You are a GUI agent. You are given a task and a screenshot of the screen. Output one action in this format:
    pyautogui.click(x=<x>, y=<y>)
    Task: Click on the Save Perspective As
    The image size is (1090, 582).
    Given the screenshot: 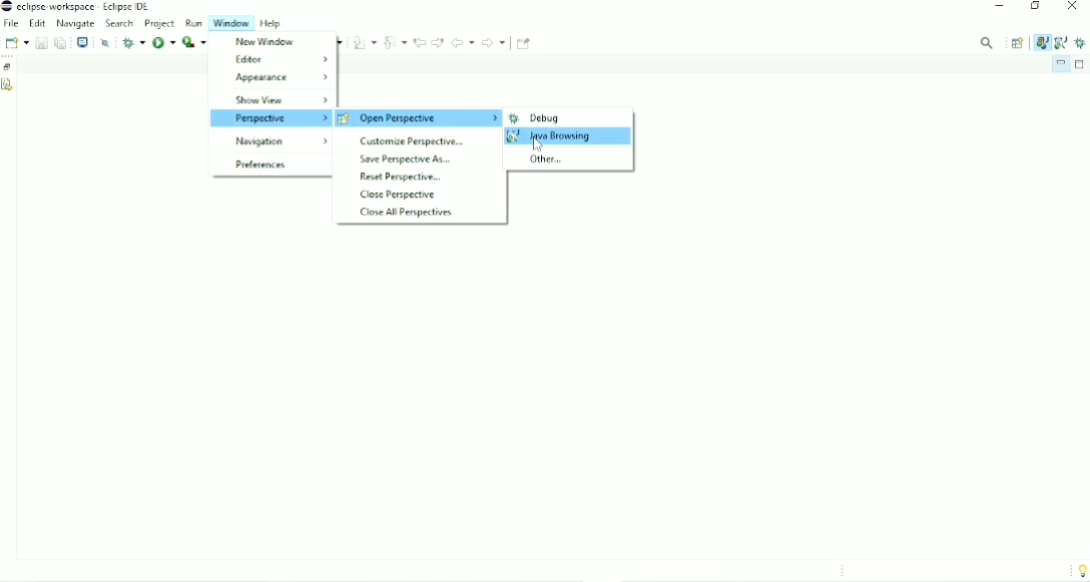 What is the action you would take?
    pyautogui.click(x=405, y=159)
    